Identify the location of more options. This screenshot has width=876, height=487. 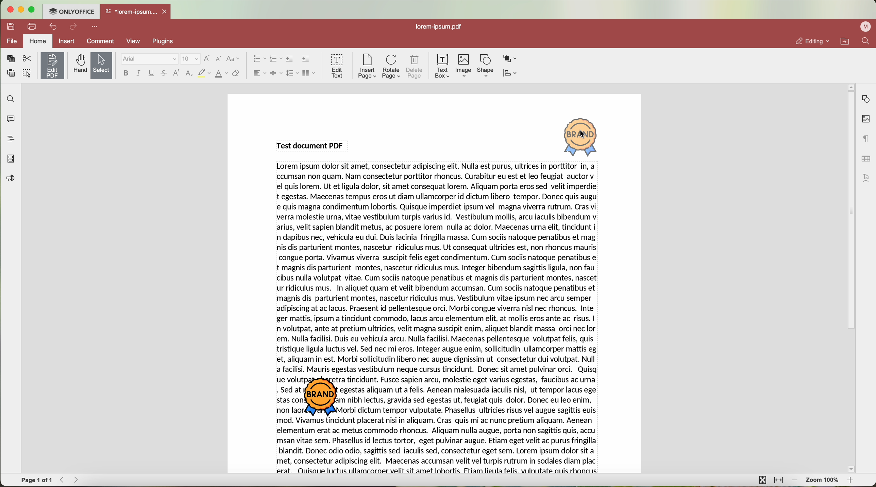
(96, 26).